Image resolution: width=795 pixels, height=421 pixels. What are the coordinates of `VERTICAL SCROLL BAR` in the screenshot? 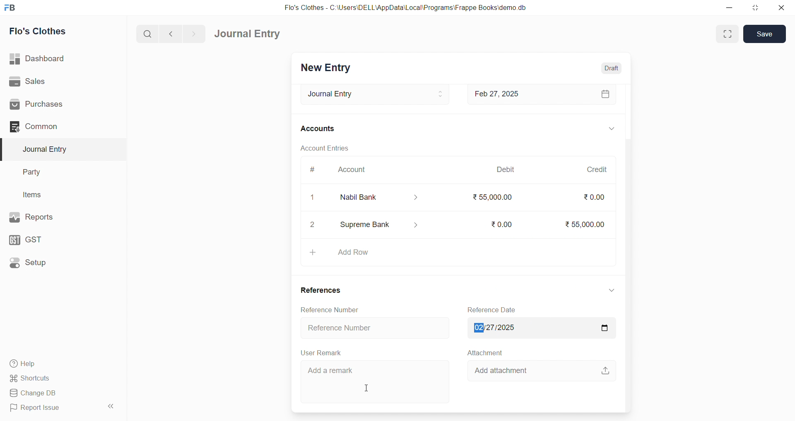 It's located at (627, 248).